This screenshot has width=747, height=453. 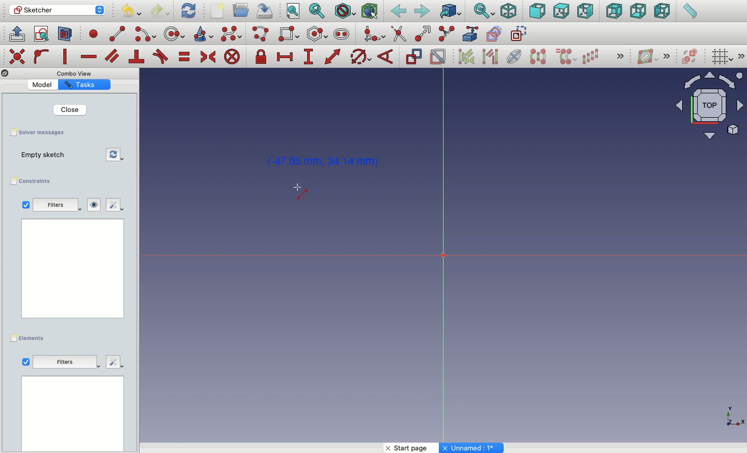 I want to click on trim edge, so click(x=398, y=34).